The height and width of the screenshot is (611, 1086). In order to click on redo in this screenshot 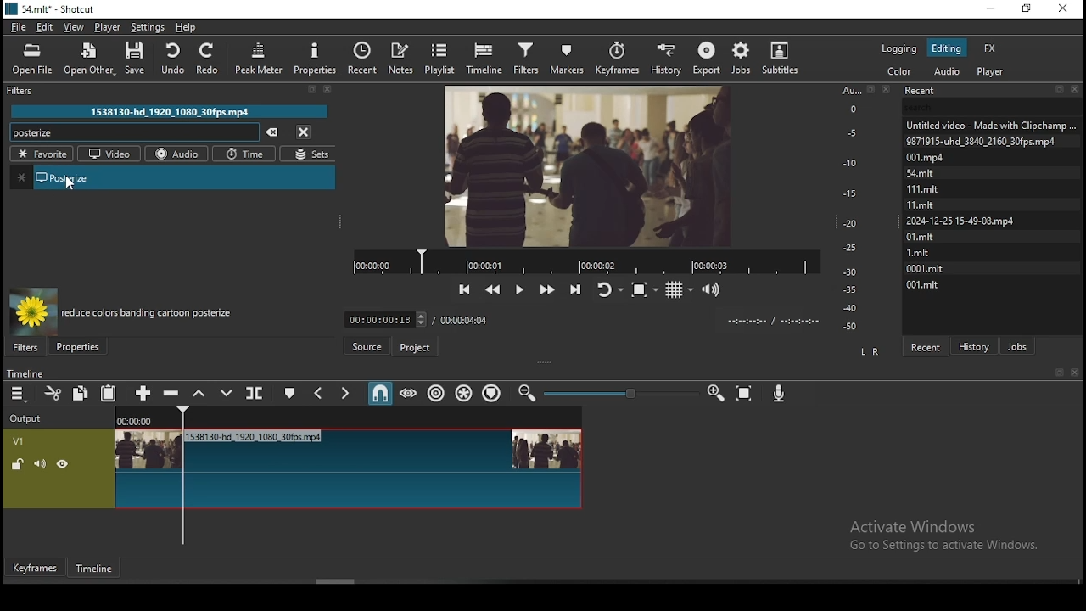, I will do `click(209, 60)`.